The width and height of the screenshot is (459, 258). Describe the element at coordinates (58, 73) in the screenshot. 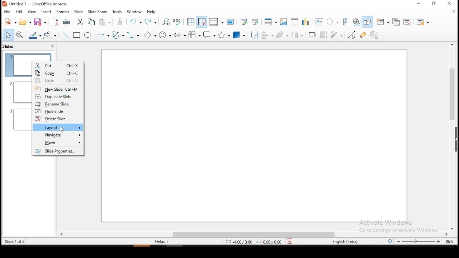

I see `copy` at that location.